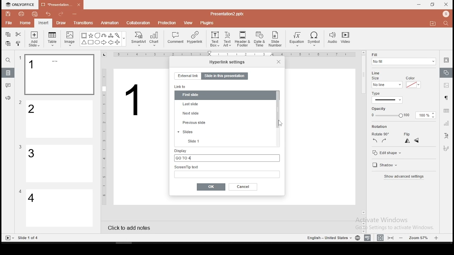 The height and width of the screenshot is (255, 454). What do you see at coordinates (60, 119) in the screenshot?
I see `slide 2` at bounding box center [60, 119].